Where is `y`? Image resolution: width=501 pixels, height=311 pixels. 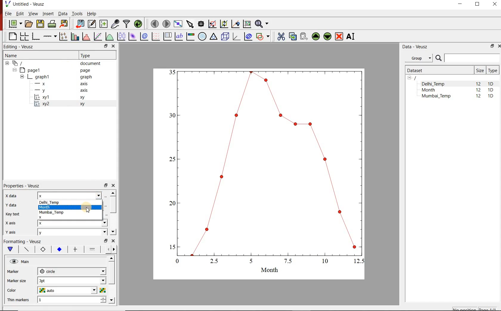 y is located at coordinates (72, 233).